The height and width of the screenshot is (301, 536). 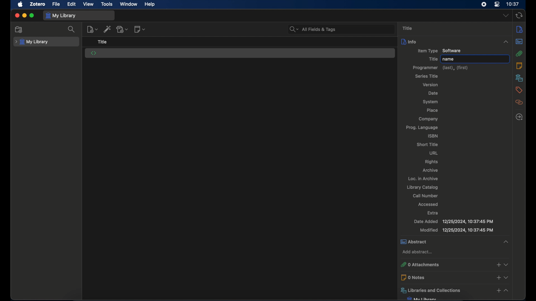 What do you see at coordinates (432, 110) in the screenshot?
I see `lace` at bounding box center [432, 110].